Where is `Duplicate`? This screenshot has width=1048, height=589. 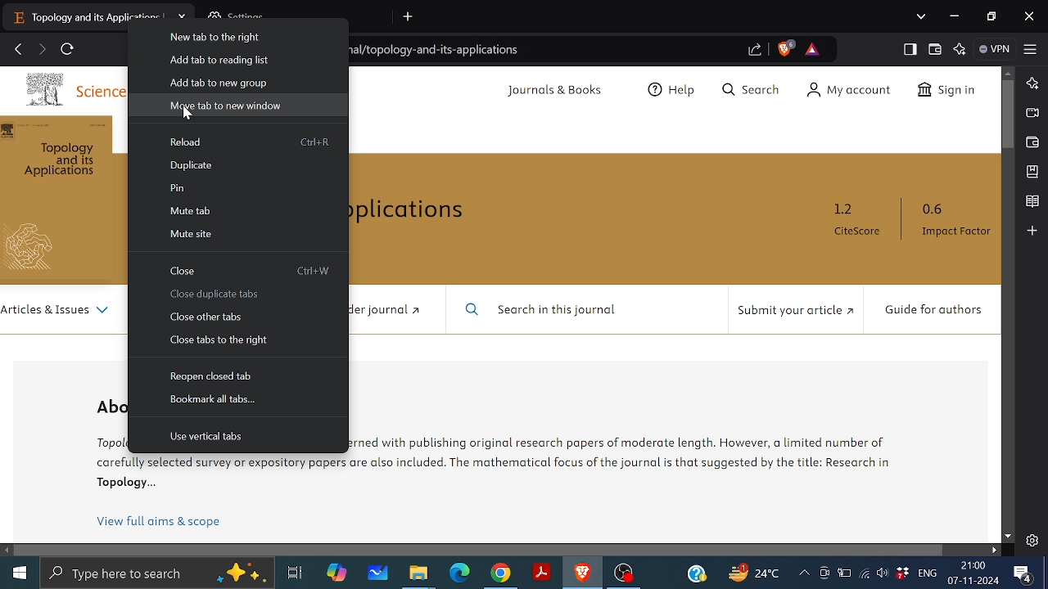 Duplicate is located at coordinates (193, 165).